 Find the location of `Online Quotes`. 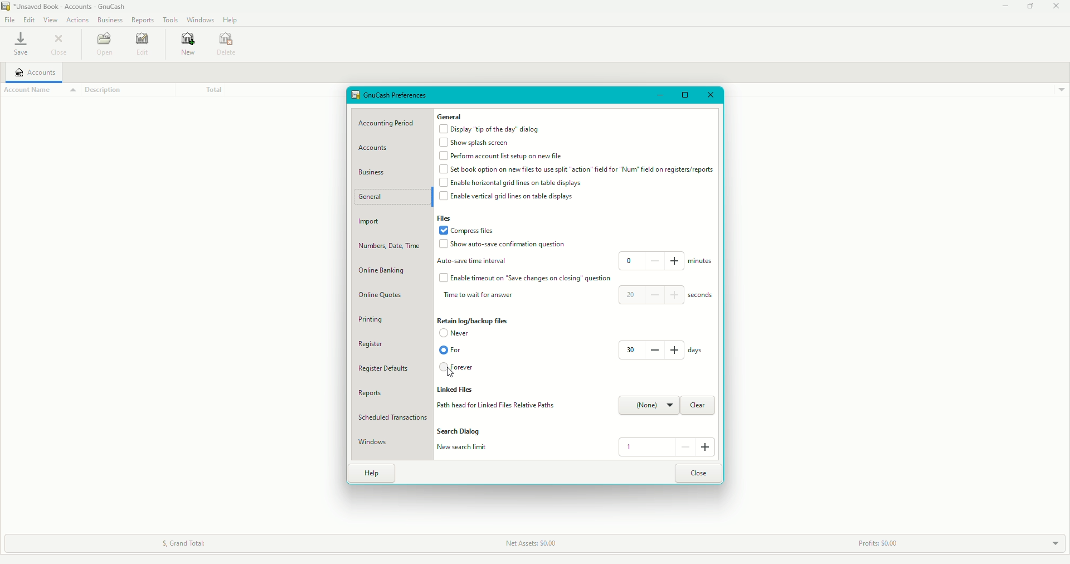

Online Quotes is located at coordinates (383, 296).